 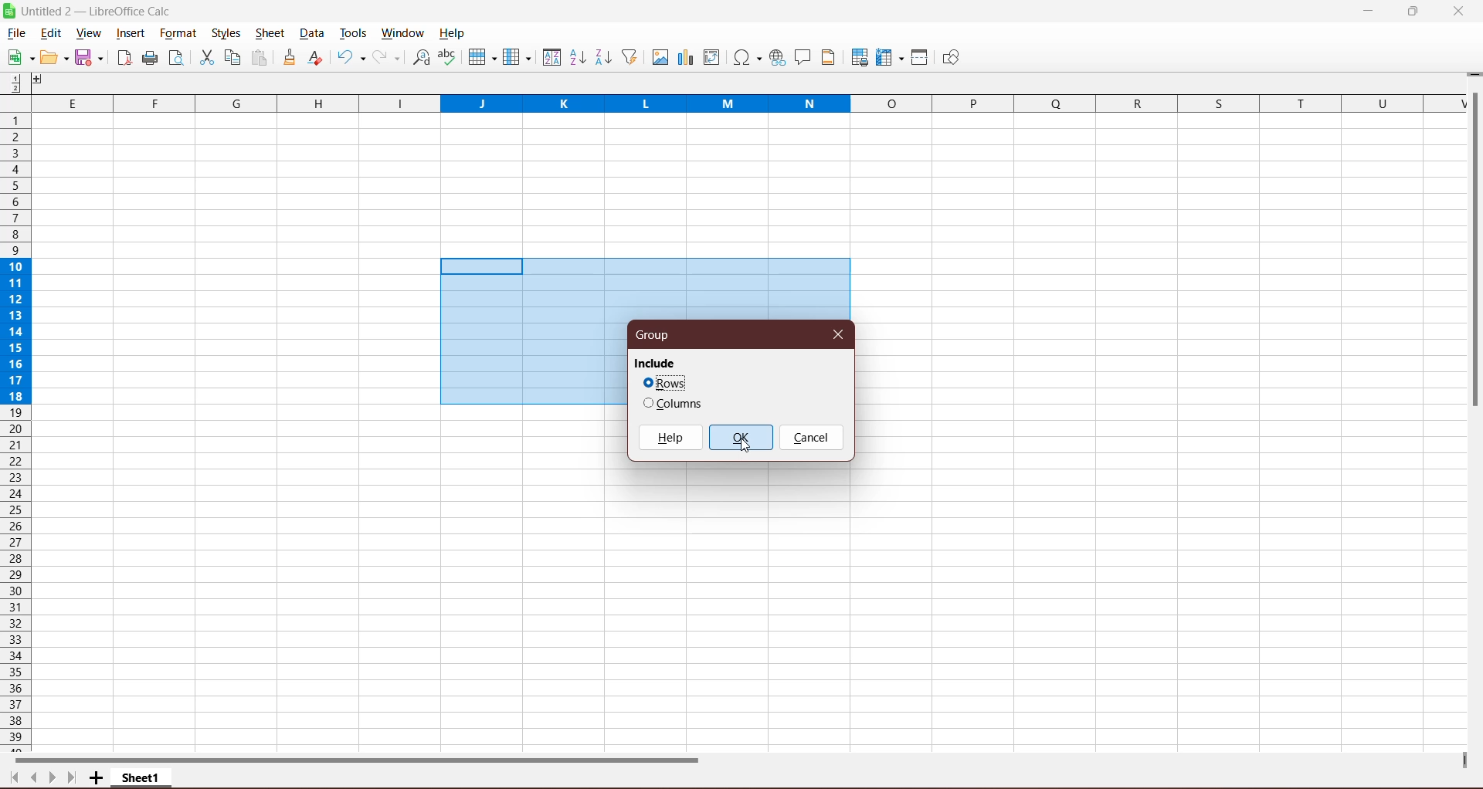 What do you see at coordinates (178, 33) in the screenshot?
I see `Format` at bounding box center [178, 33].